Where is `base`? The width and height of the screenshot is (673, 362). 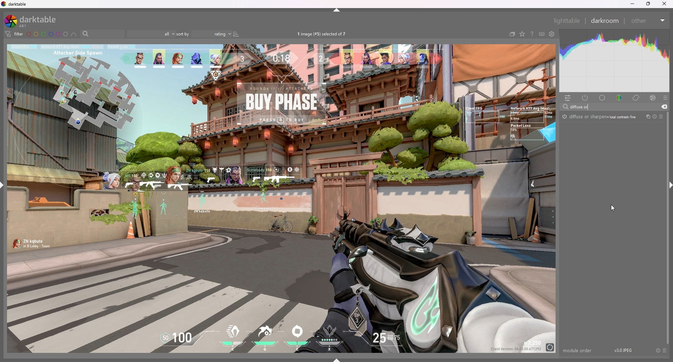
base is located at coordinates (603, 98).